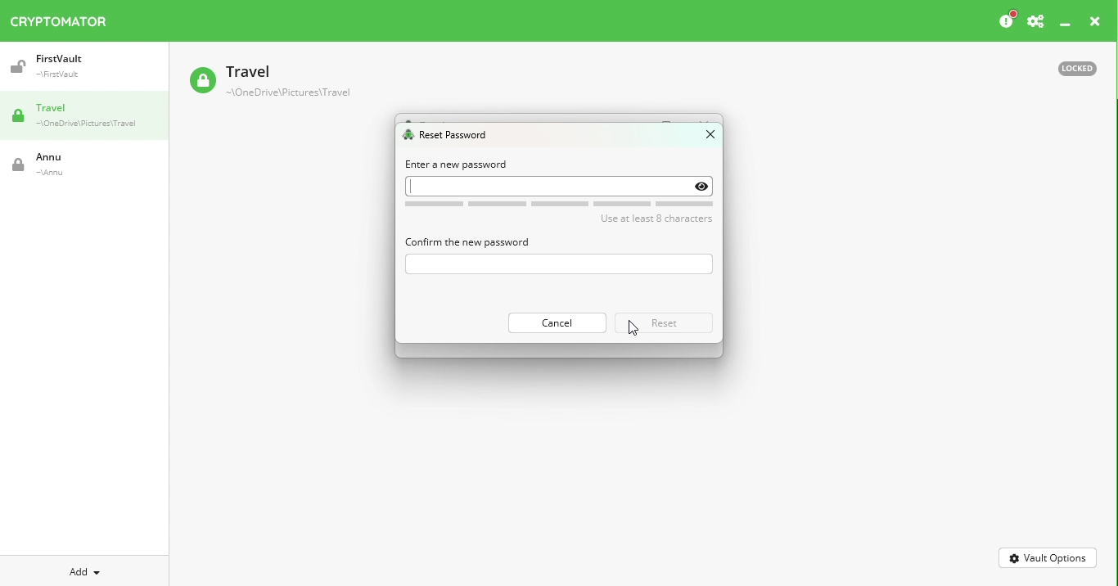 The image size is (1118, 586). Describe the element at coordinates (556, 322) in the screenshot. I see `Cancel` at that location.